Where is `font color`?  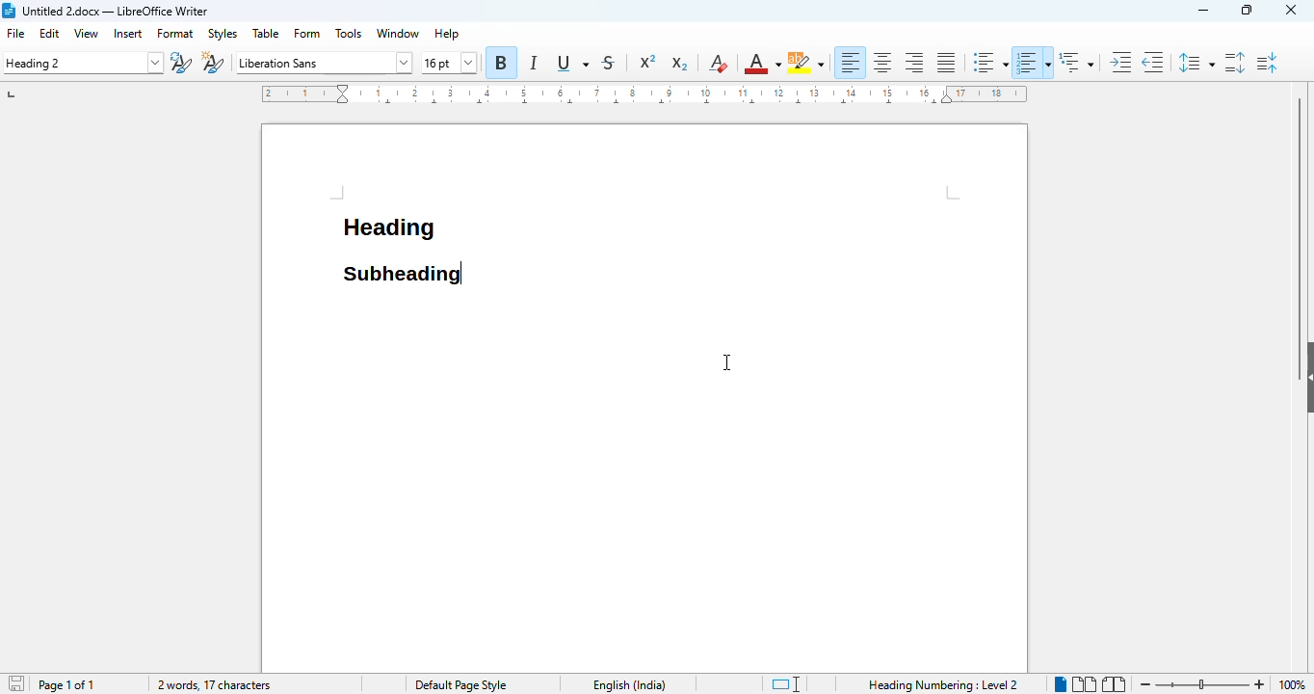
font color is located at coordinates (762, 63).